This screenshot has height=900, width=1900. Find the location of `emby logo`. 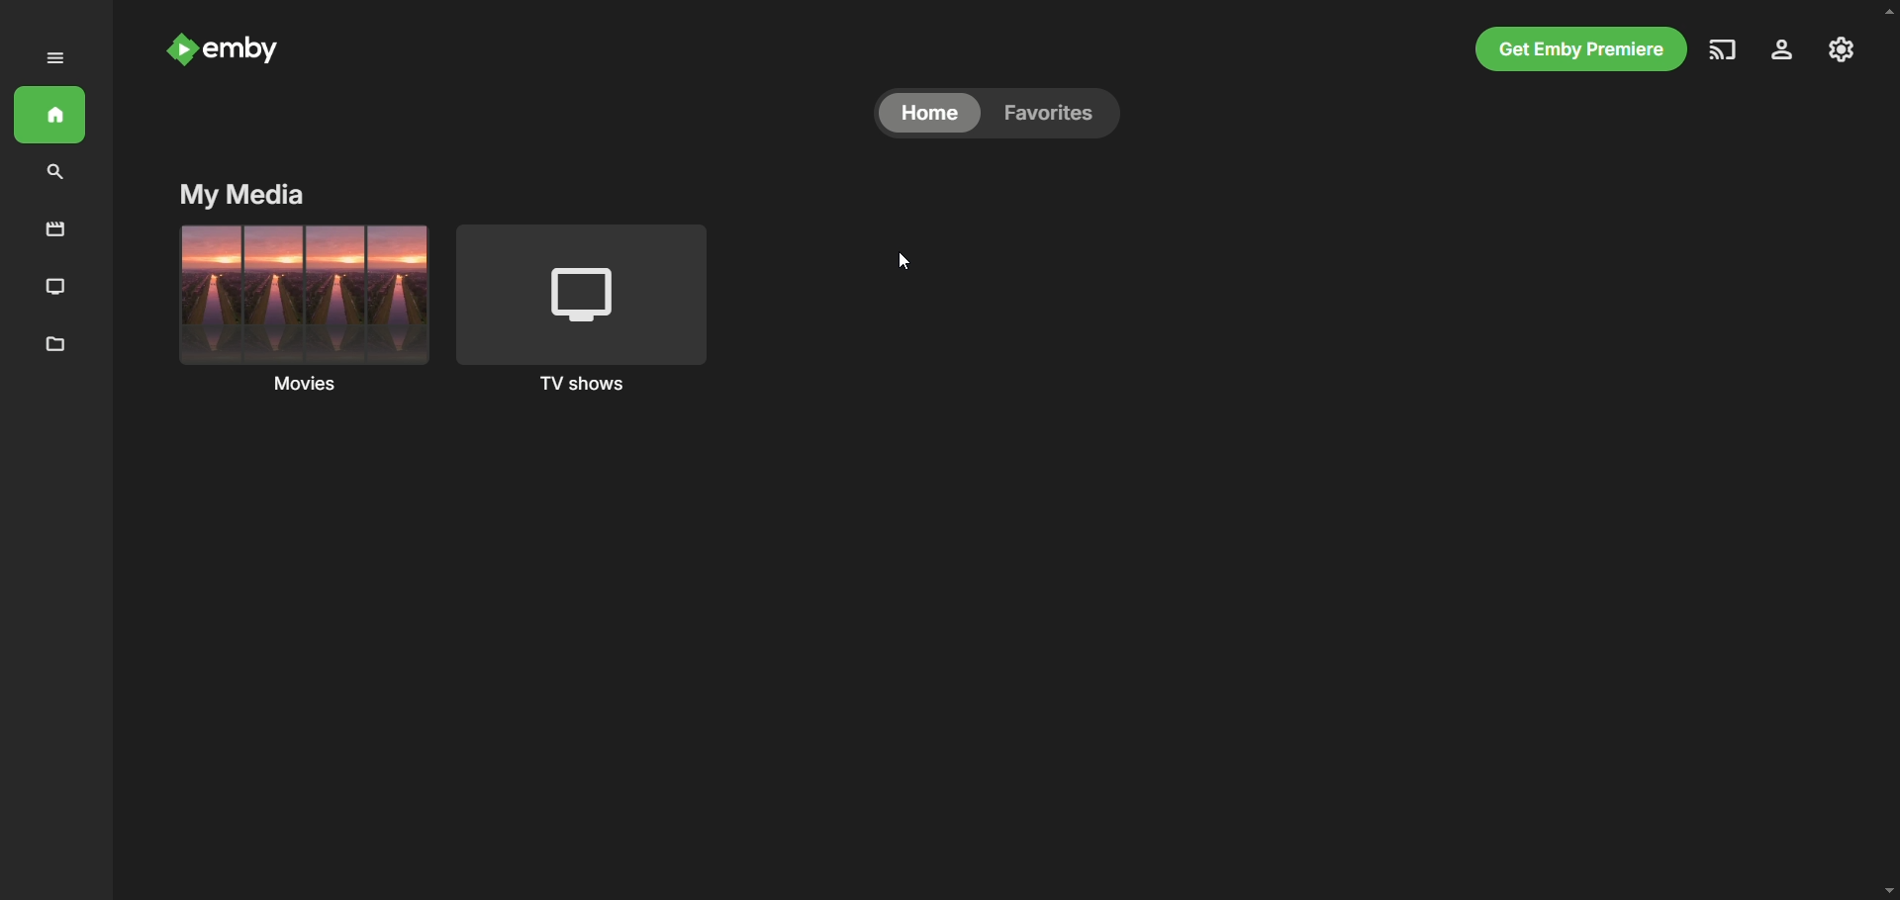

emby logo is located at coordinates (180, 51).